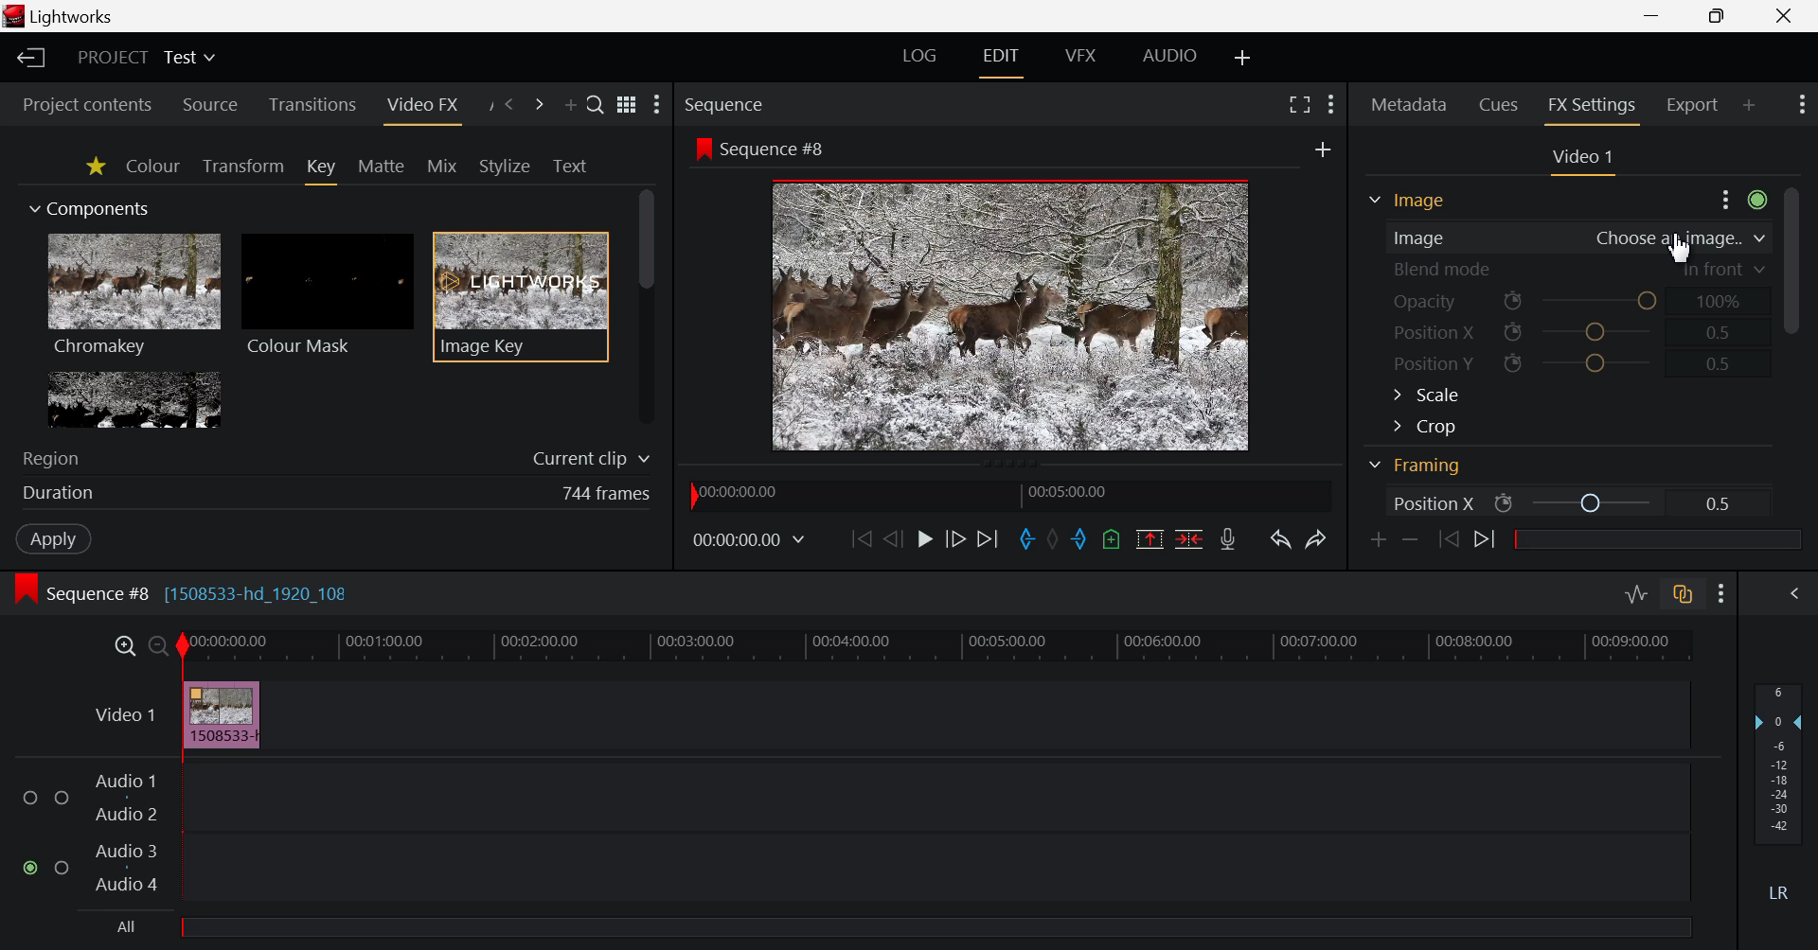  I want to click on To Start, so click(859, 535).